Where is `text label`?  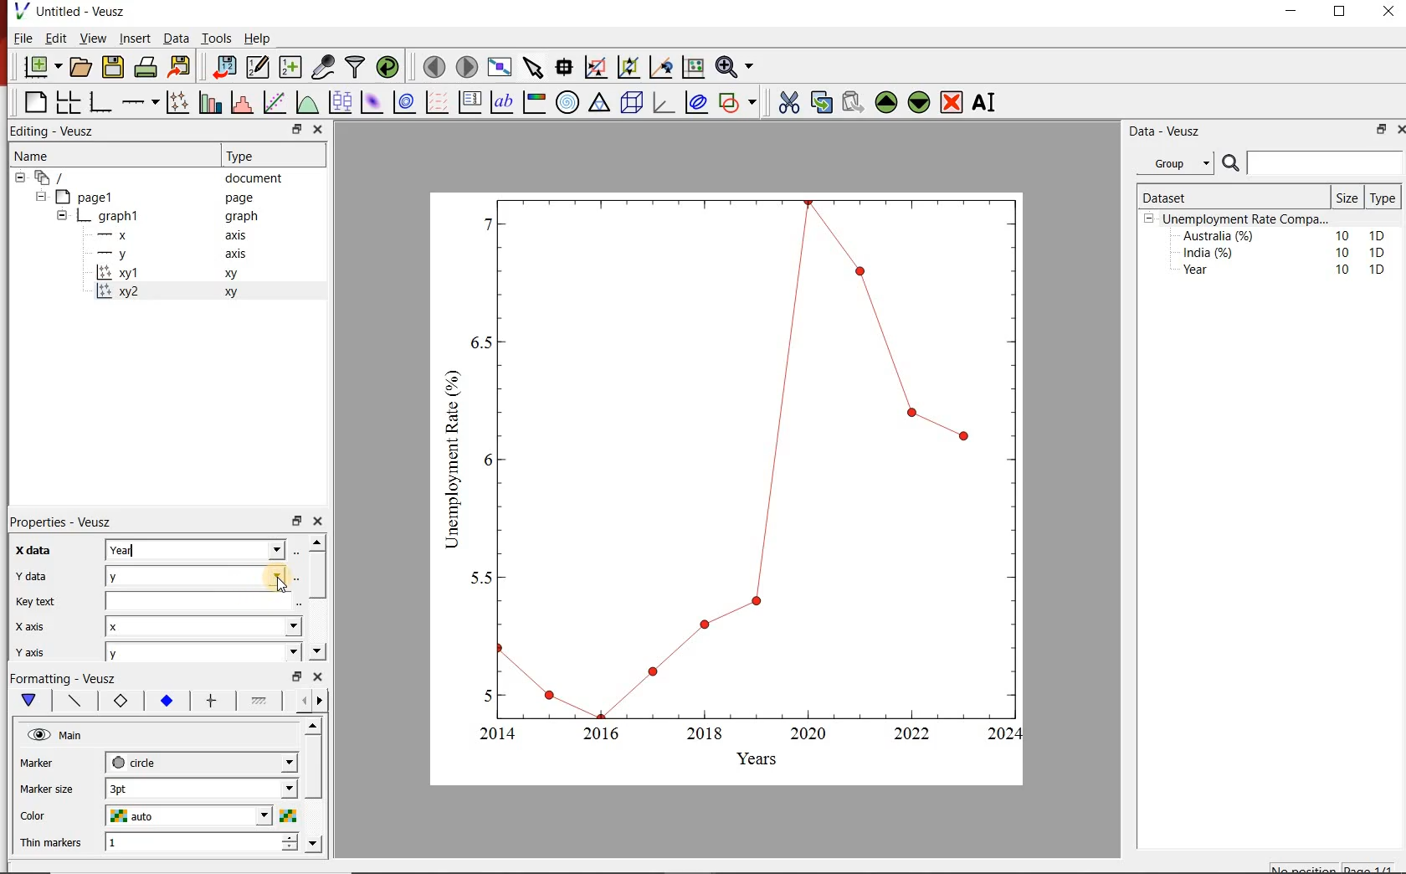 text label is located at coordinates (502, 102).